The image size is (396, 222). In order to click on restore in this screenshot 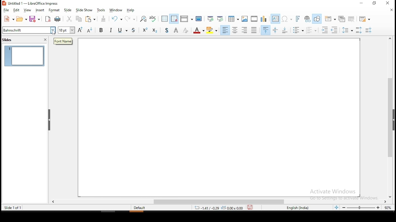, I will do `click(373, 3)`.